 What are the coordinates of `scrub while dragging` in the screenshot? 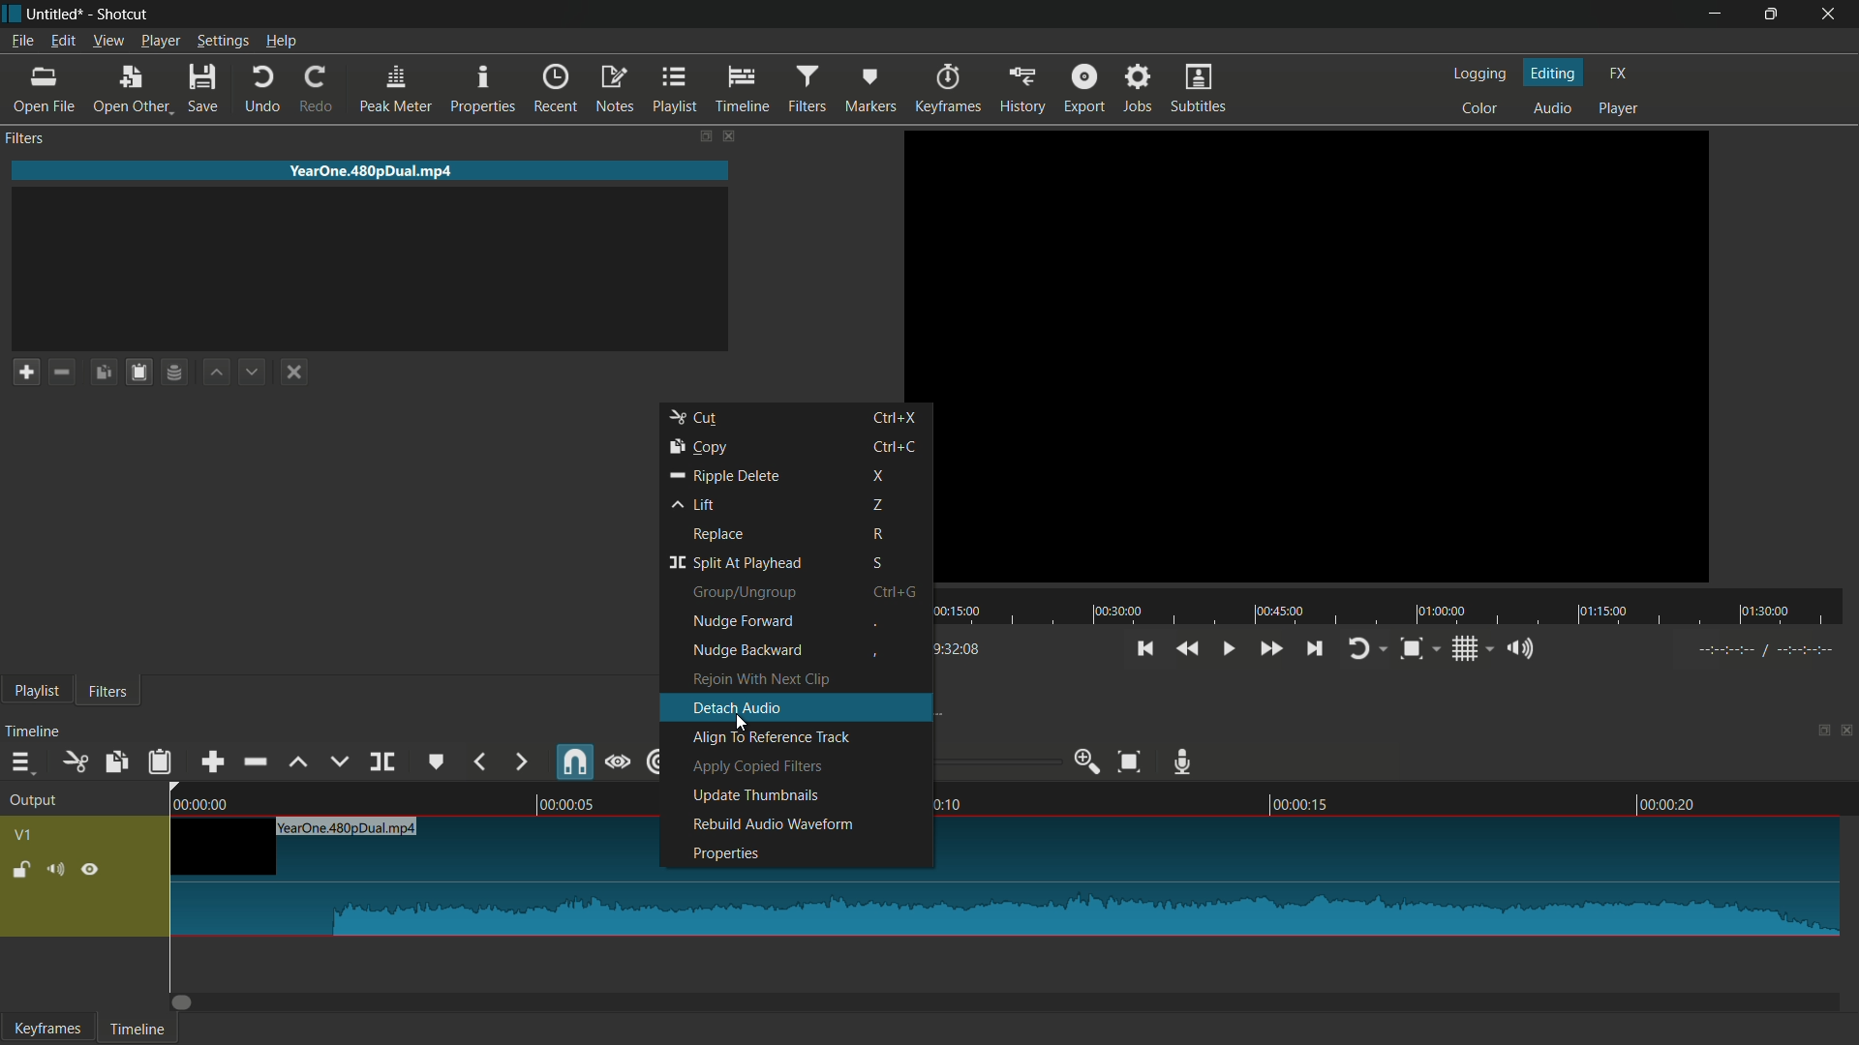 It's located at (620, 761).